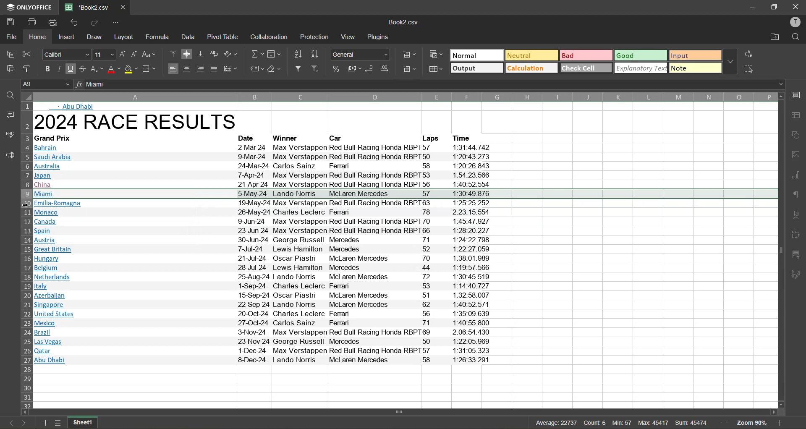 The height and width of the screenshot is (429, 806). Describe the element at coordinates (532, 68) in the screenshot. I see `calculation` at that location.